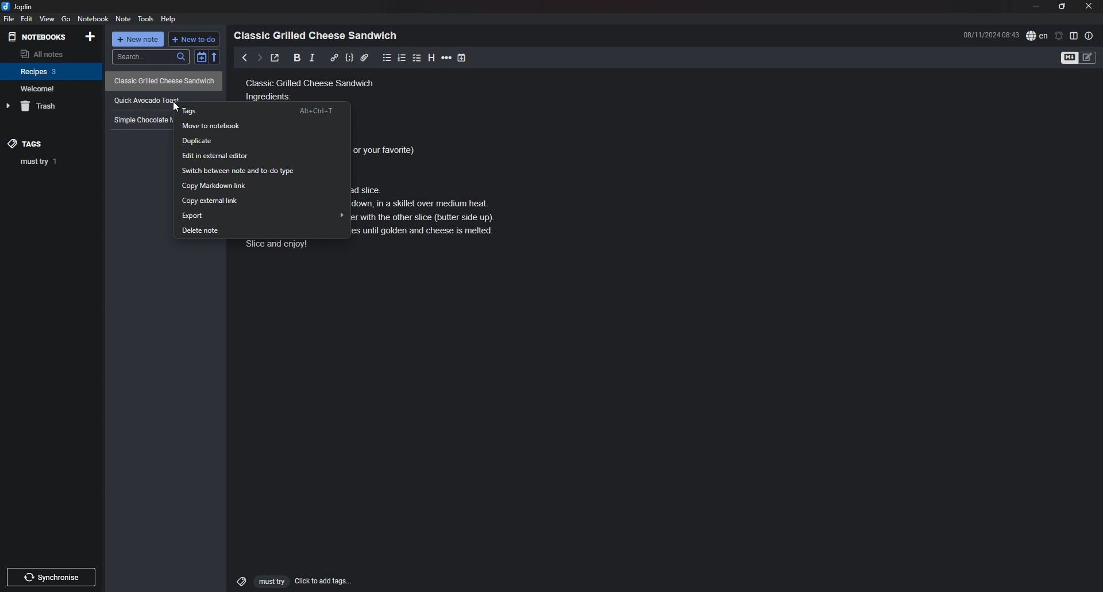 The height and width of the screenshot is (592, 1103). Describe the element at coordinates (91, 36) in the screenshot. I see `add notebook` at that location.